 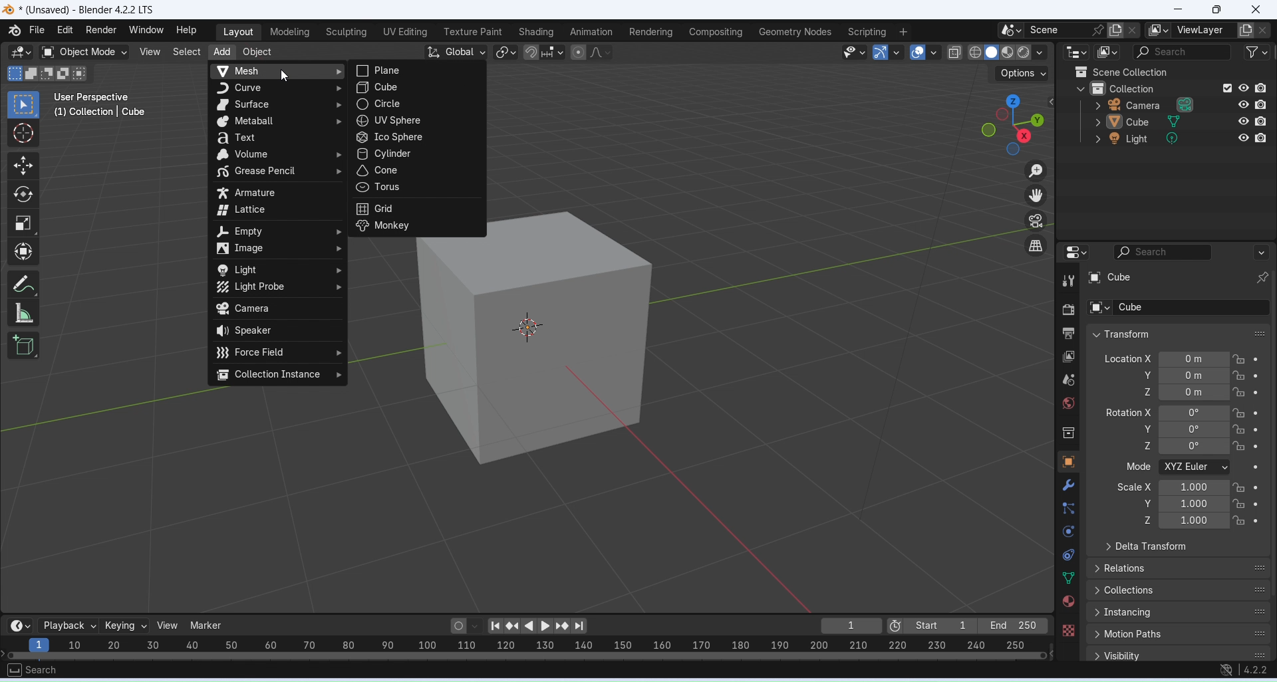 I want to click on Add, so click(x=221, y=52).